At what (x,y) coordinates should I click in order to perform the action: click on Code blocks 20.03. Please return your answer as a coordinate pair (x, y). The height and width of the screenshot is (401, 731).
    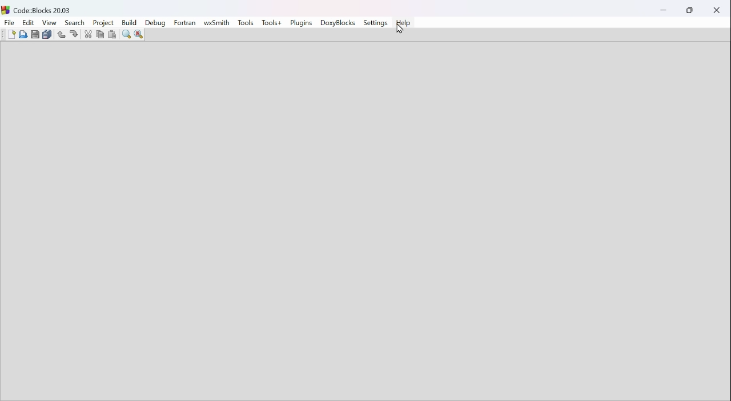
    Looking at the image, I should click on (42, 9).